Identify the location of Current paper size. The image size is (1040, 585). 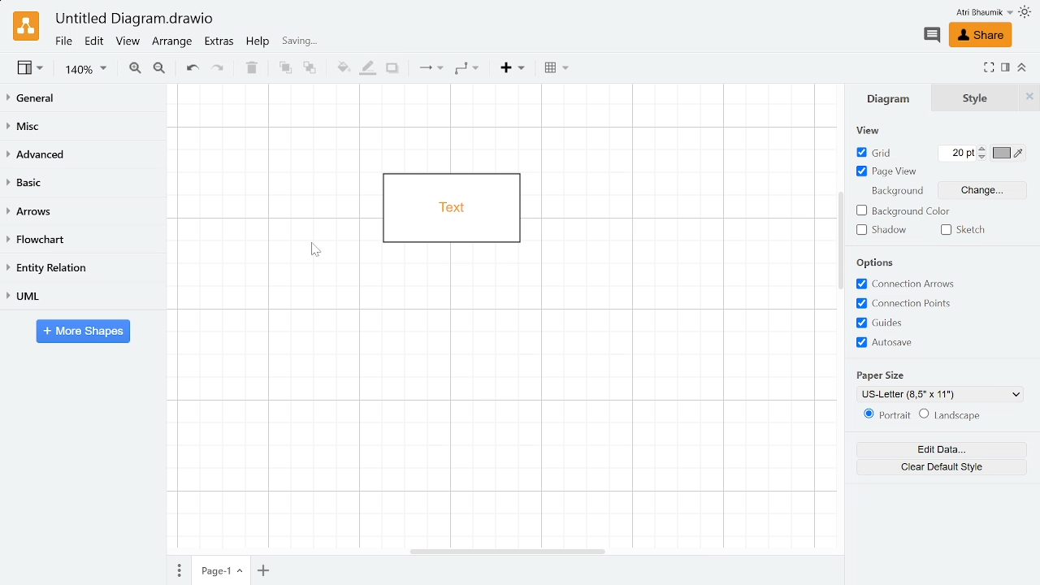
(940, 394).